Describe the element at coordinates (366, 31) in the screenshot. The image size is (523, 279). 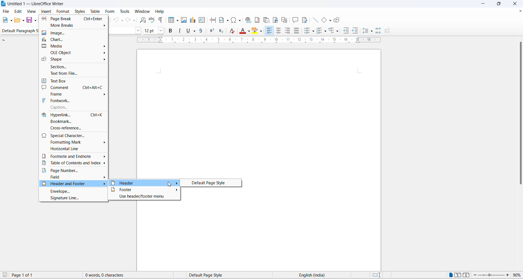
I see `line spacing` at that location.